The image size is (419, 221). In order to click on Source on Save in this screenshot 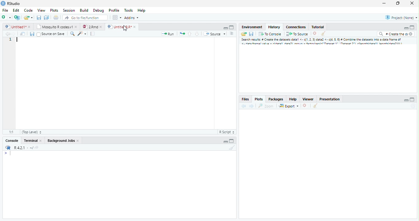, I will do `click(51, 34)`.